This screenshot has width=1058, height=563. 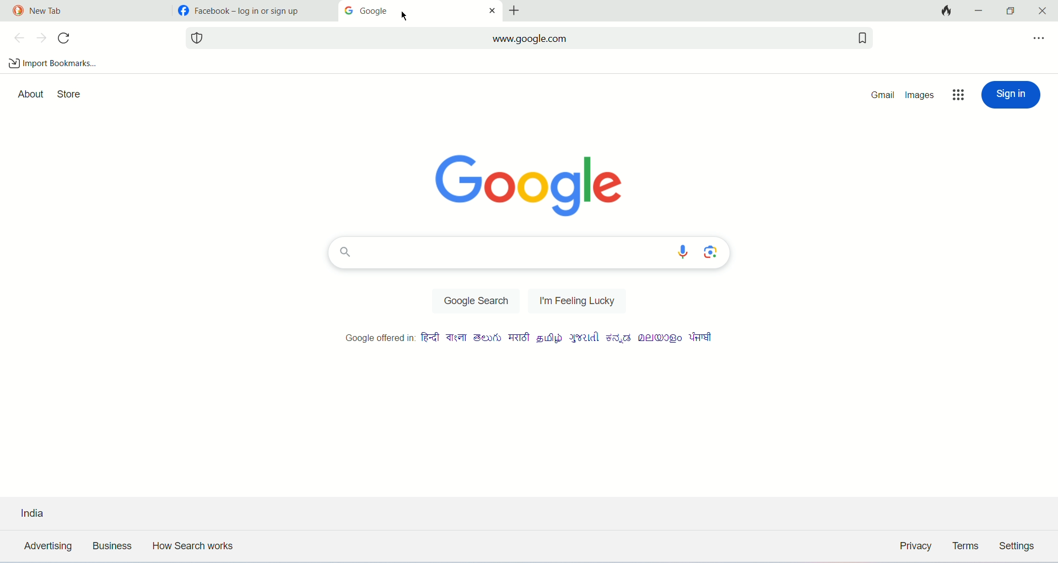 What do you see at coordinates (914, 547) in the screenshot?
I see `privacy` at bounding box center [914, 547].